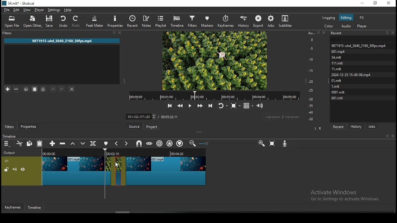  I want to click on undo, so click(63, 21).